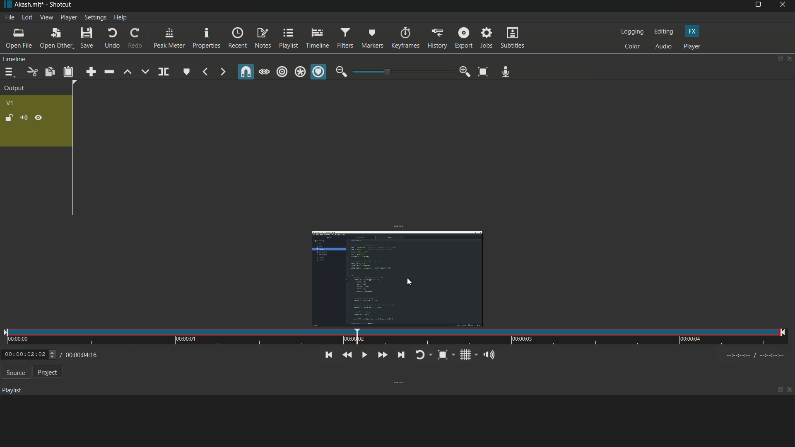 The image size is (795, 447). I want to click on playlist, so click(288, 38).